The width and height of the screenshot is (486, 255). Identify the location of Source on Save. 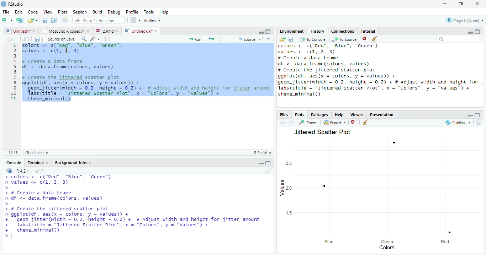
(59, 39).